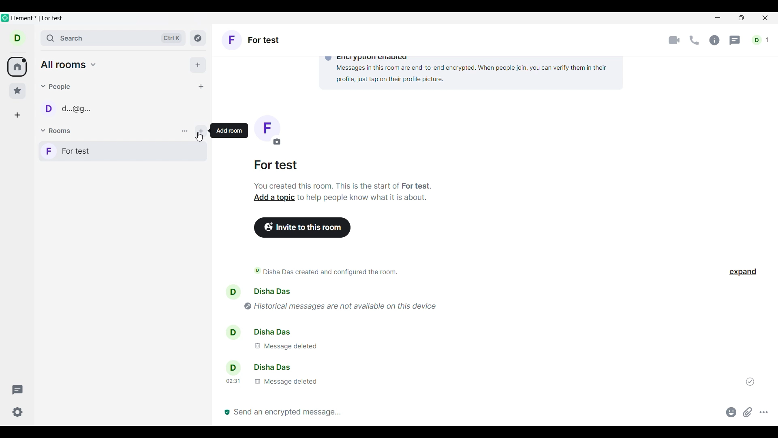 The image size is (778, 438). I want to click on Disha Das, Message deleted, so click(306, 341).